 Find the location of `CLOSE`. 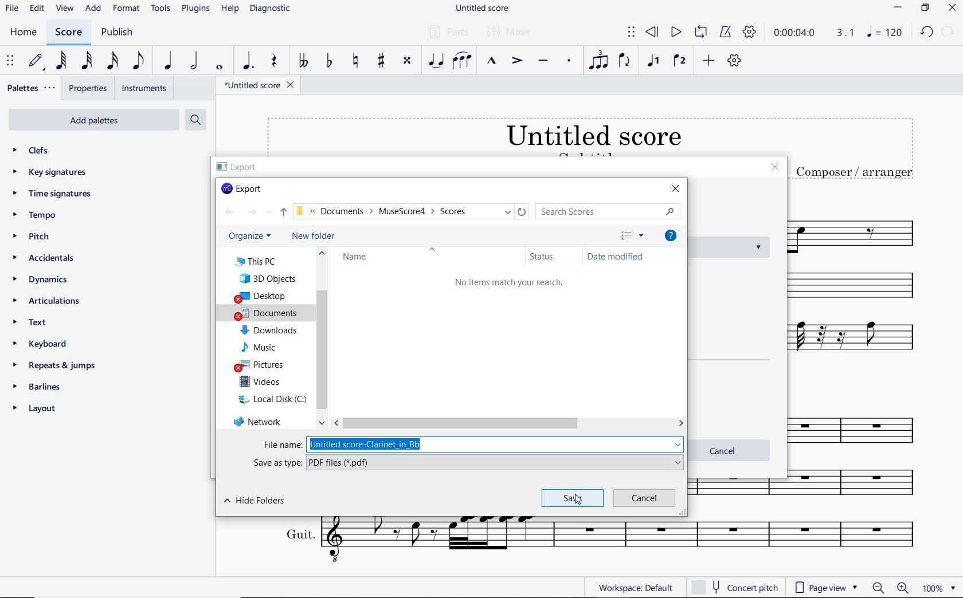

CLOSE is located at coordinates (952, 7).